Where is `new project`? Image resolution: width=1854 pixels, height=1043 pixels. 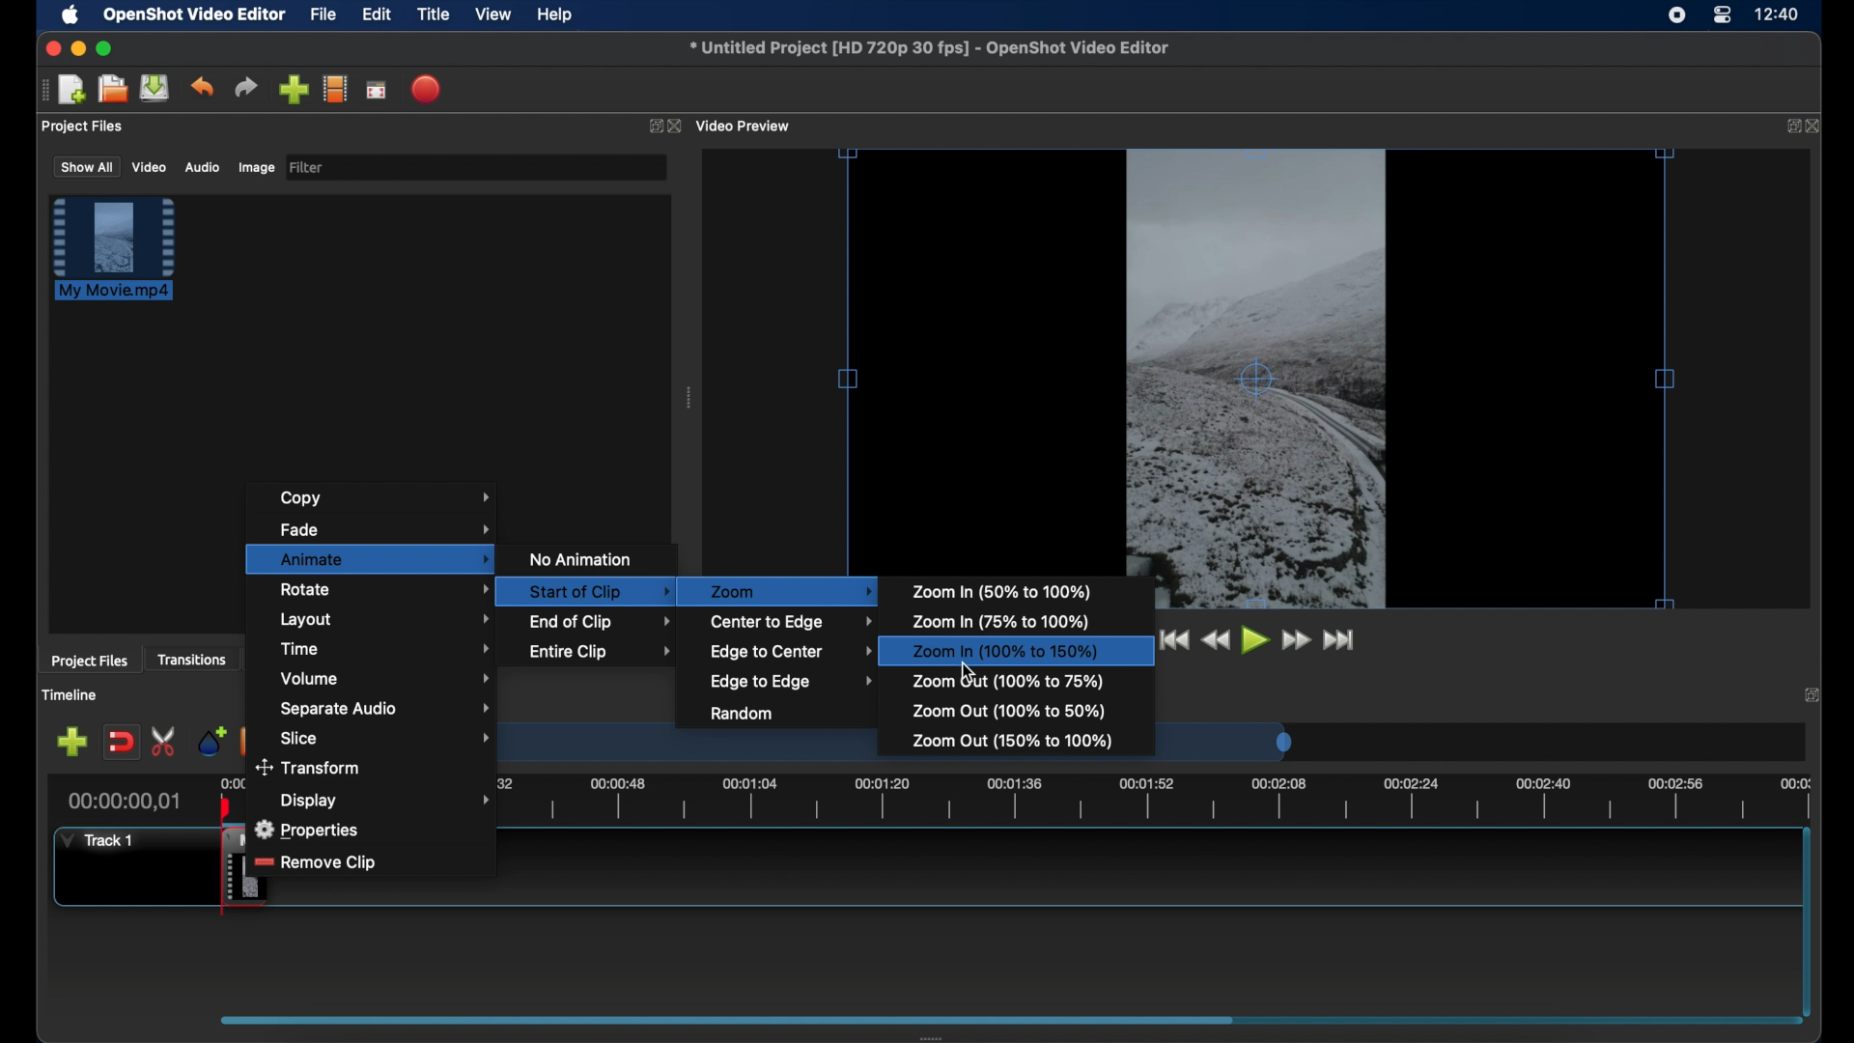 new project is located at coordinates (72, 90).